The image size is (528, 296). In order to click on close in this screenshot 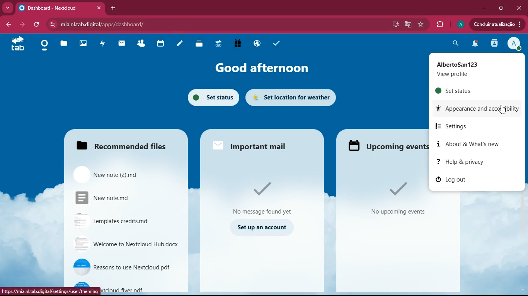, I will do `click(519, 8)`.